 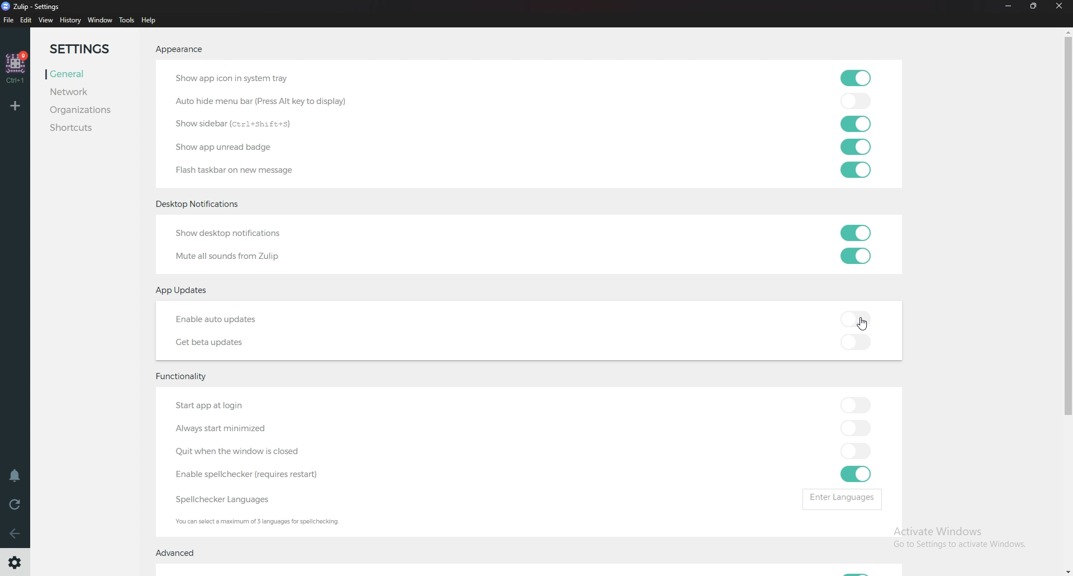 What do you see at coordinates (229, 257) in the screenshot?
I see `Mute all sounds from Zulip` at bounding box center [229, 257].